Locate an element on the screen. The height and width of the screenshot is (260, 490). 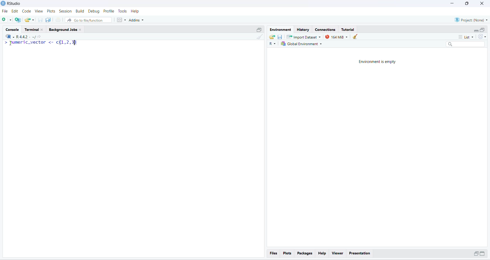
Console is located at coordinates (12, 29).